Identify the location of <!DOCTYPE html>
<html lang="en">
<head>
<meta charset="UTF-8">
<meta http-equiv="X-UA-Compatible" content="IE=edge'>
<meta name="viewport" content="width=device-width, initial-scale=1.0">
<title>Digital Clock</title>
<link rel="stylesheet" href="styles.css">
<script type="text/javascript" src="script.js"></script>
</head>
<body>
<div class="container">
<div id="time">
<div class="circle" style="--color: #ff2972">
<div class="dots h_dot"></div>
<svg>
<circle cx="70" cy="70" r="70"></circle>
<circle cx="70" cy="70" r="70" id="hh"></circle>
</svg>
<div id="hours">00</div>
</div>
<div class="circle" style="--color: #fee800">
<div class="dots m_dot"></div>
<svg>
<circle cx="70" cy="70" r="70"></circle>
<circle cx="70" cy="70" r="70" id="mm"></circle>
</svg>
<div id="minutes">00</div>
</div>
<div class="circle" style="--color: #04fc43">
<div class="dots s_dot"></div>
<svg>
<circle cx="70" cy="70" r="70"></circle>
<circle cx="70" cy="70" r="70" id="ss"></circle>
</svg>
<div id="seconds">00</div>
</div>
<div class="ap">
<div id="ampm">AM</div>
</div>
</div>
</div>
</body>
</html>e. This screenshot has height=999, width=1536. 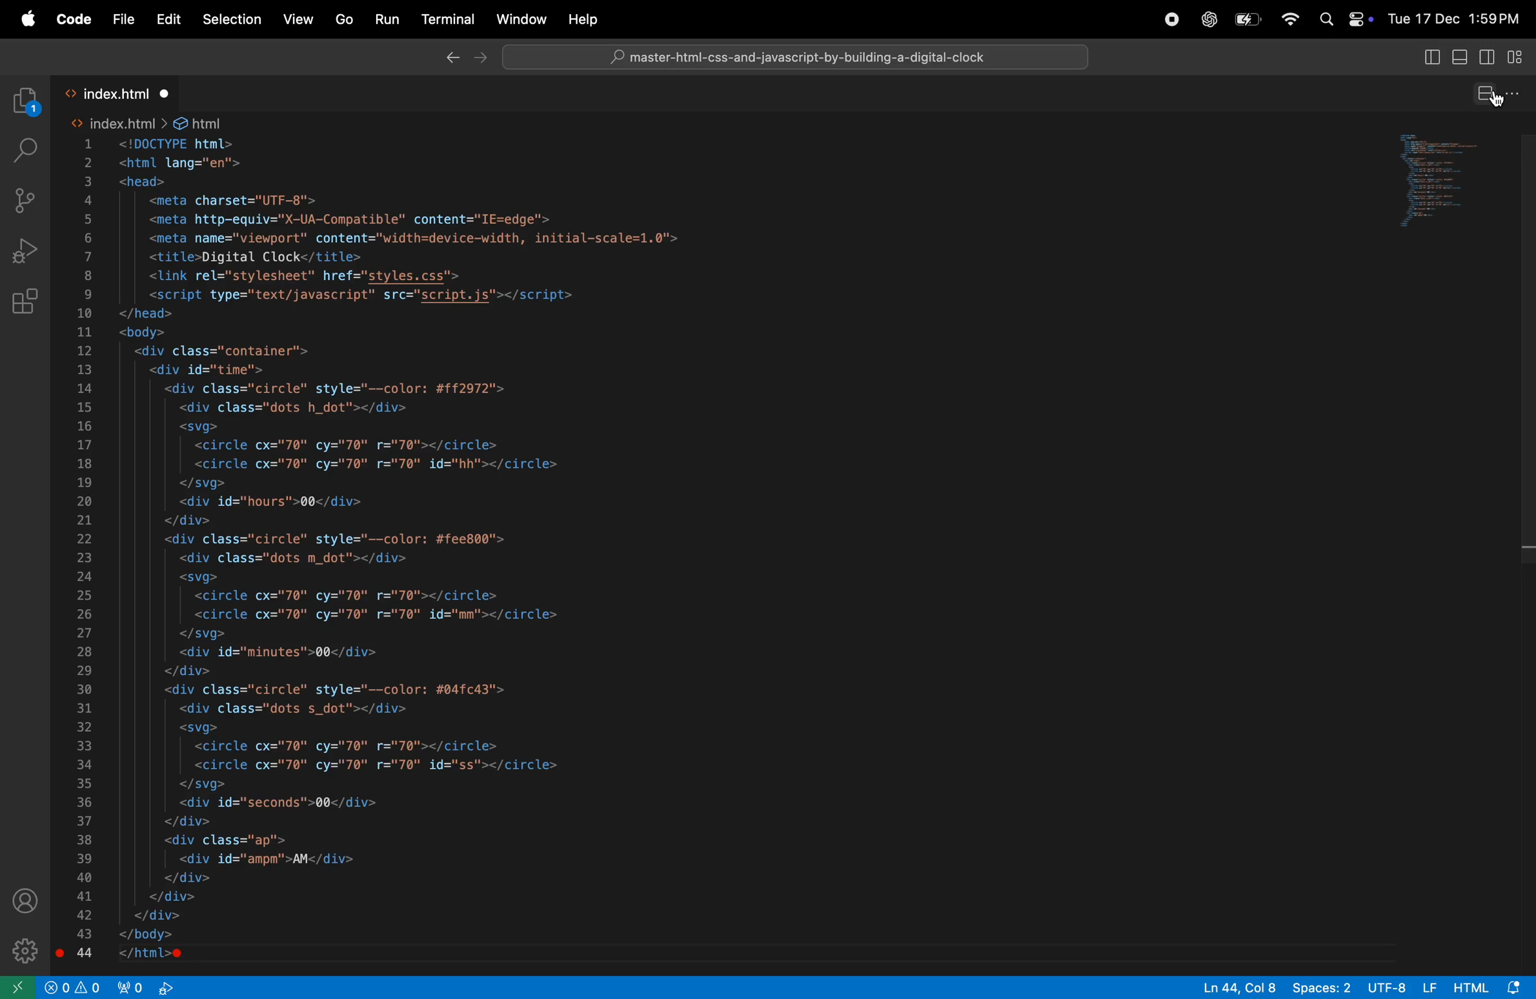
(407, 550).